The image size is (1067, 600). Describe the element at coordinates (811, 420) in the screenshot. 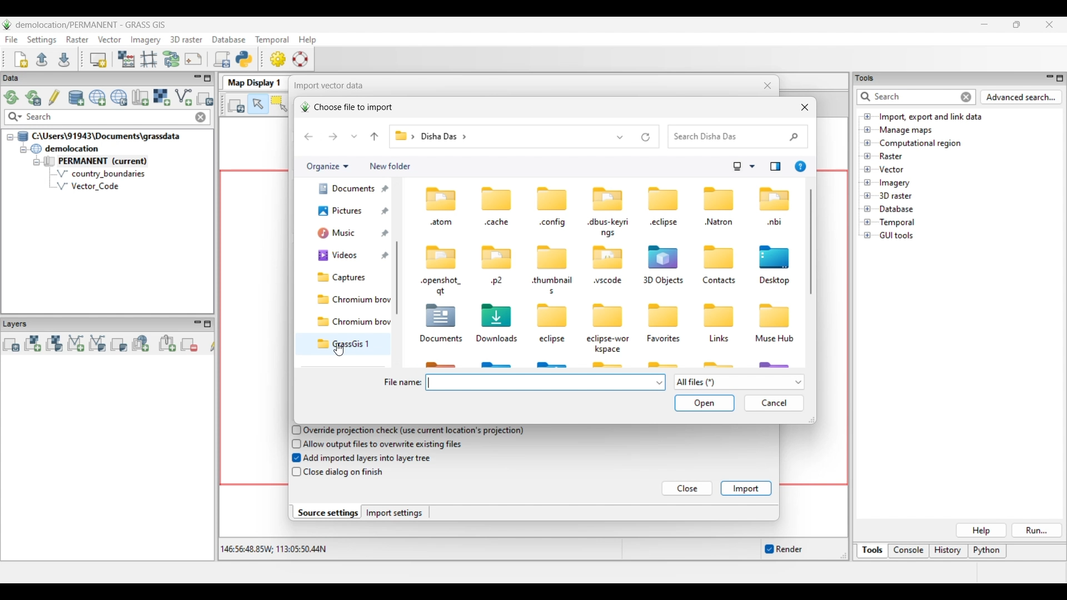

I see `Change width or height of current window` at that location.